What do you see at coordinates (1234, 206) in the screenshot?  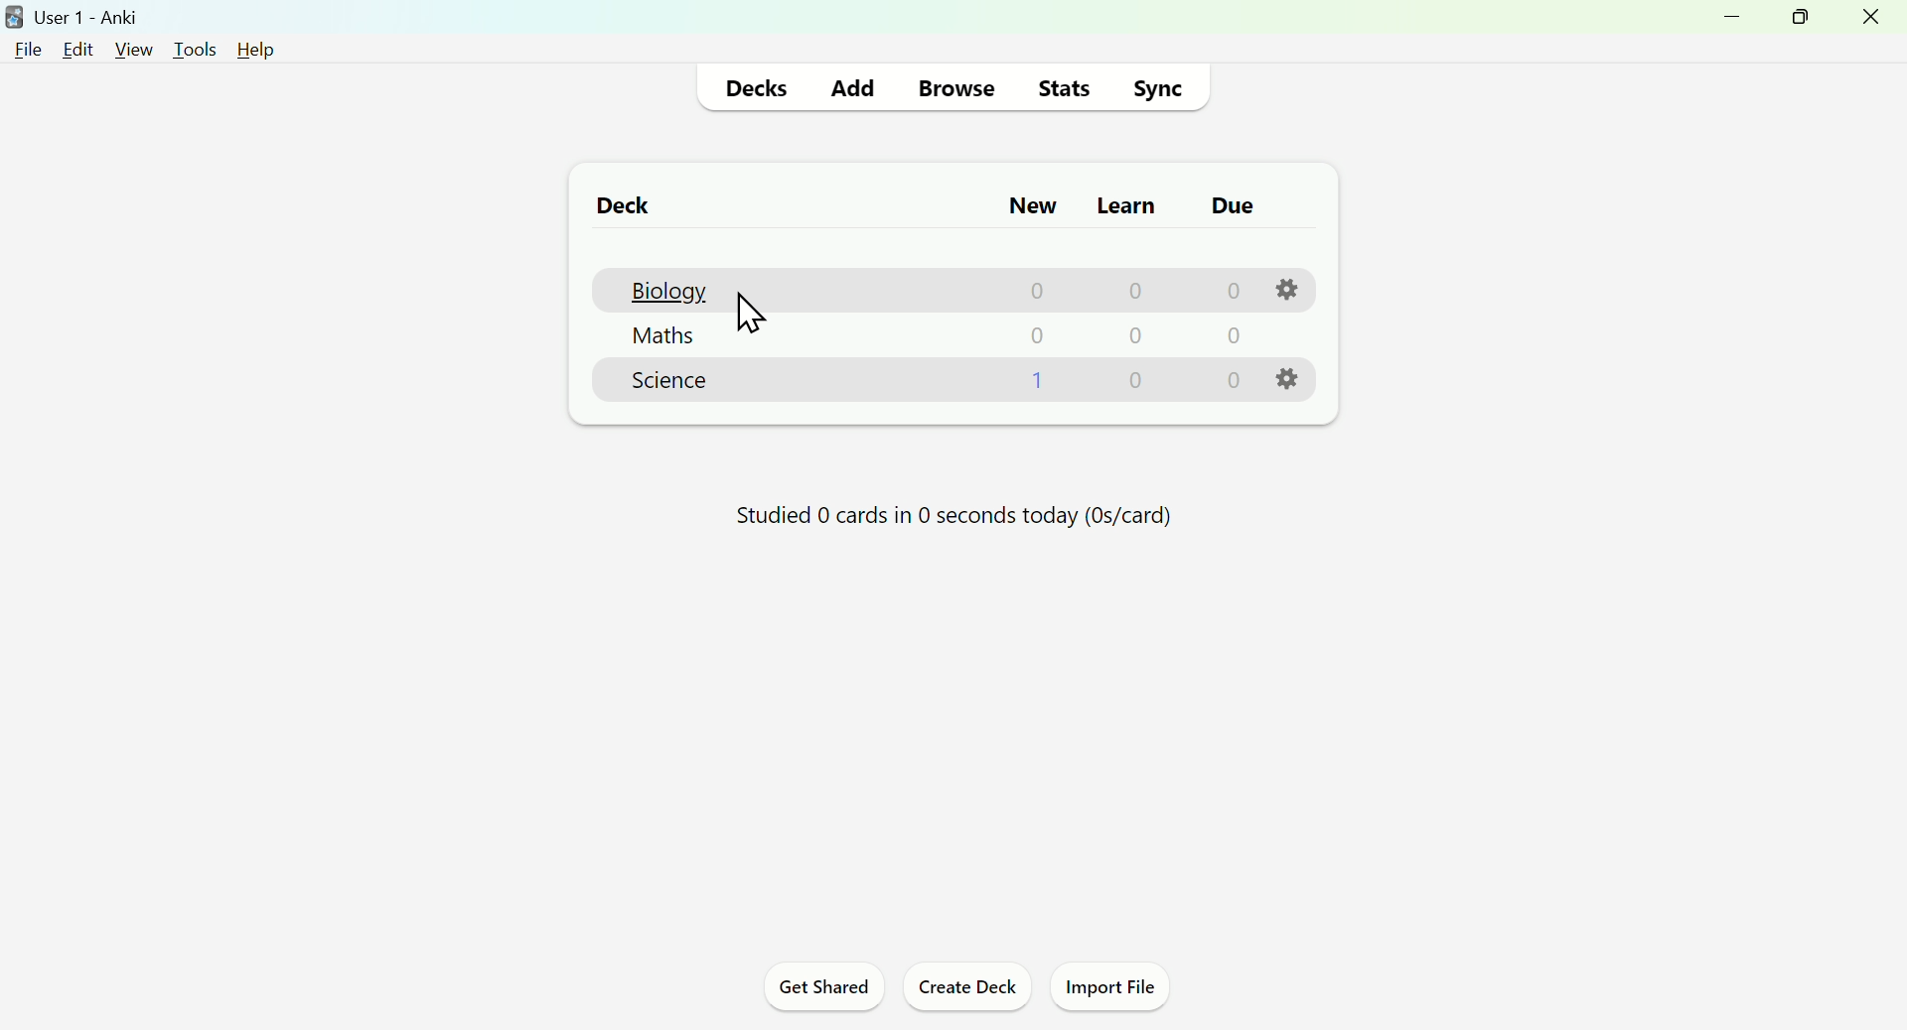 I see `due` at bounding box center [1234, 206].